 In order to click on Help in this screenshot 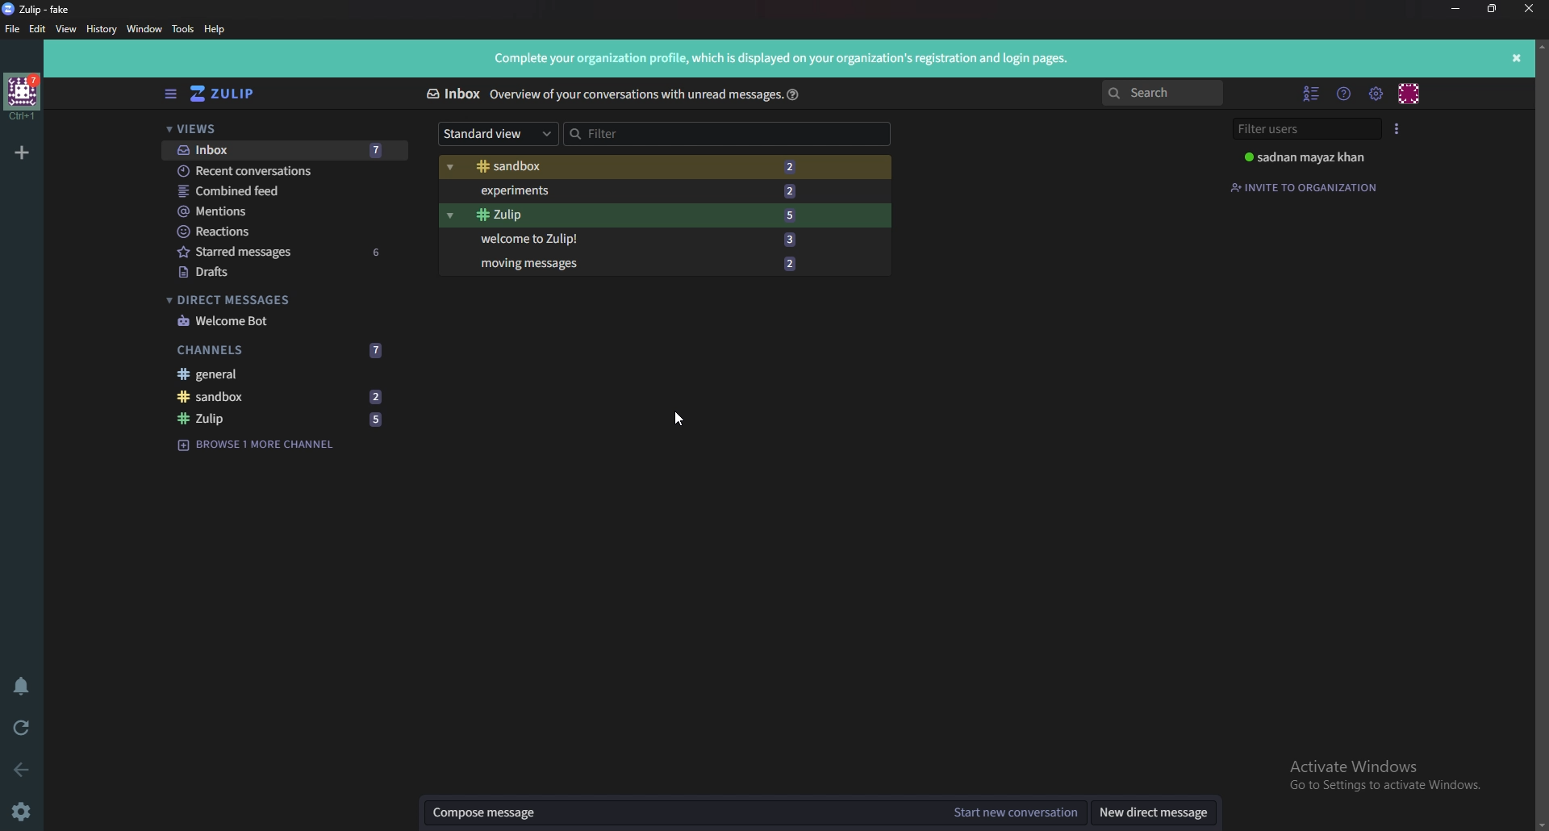, I will do `click(216, 28)`.